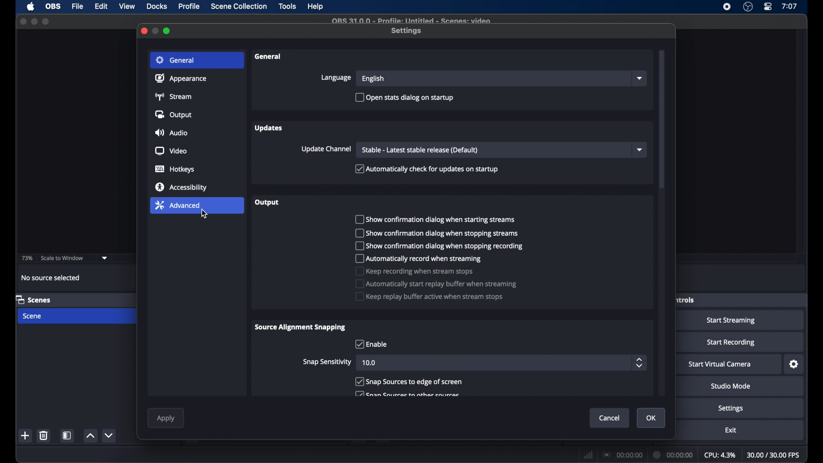  Describe the element at coordinates (63, 258) in the screenshot. I see `scale to window` at that location.